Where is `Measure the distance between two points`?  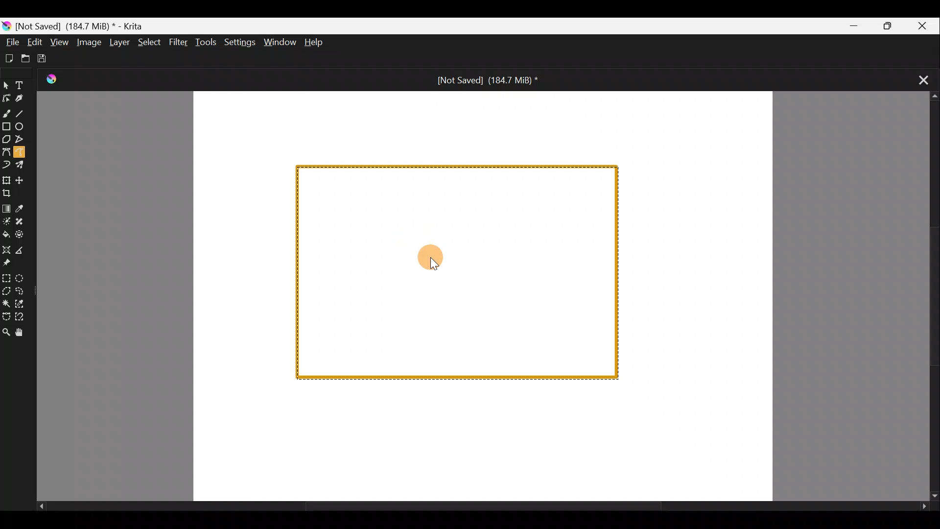
Measure the distance between two points is located at coordinates (21, 250).